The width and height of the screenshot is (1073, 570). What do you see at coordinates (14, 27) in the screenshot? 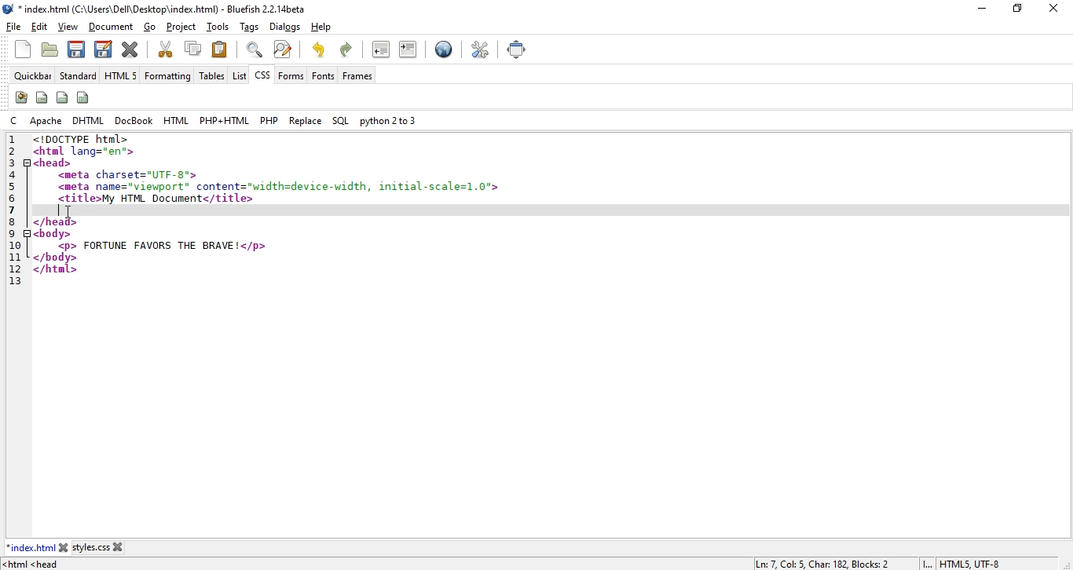
I see `file` at bounding box center [14, 27].